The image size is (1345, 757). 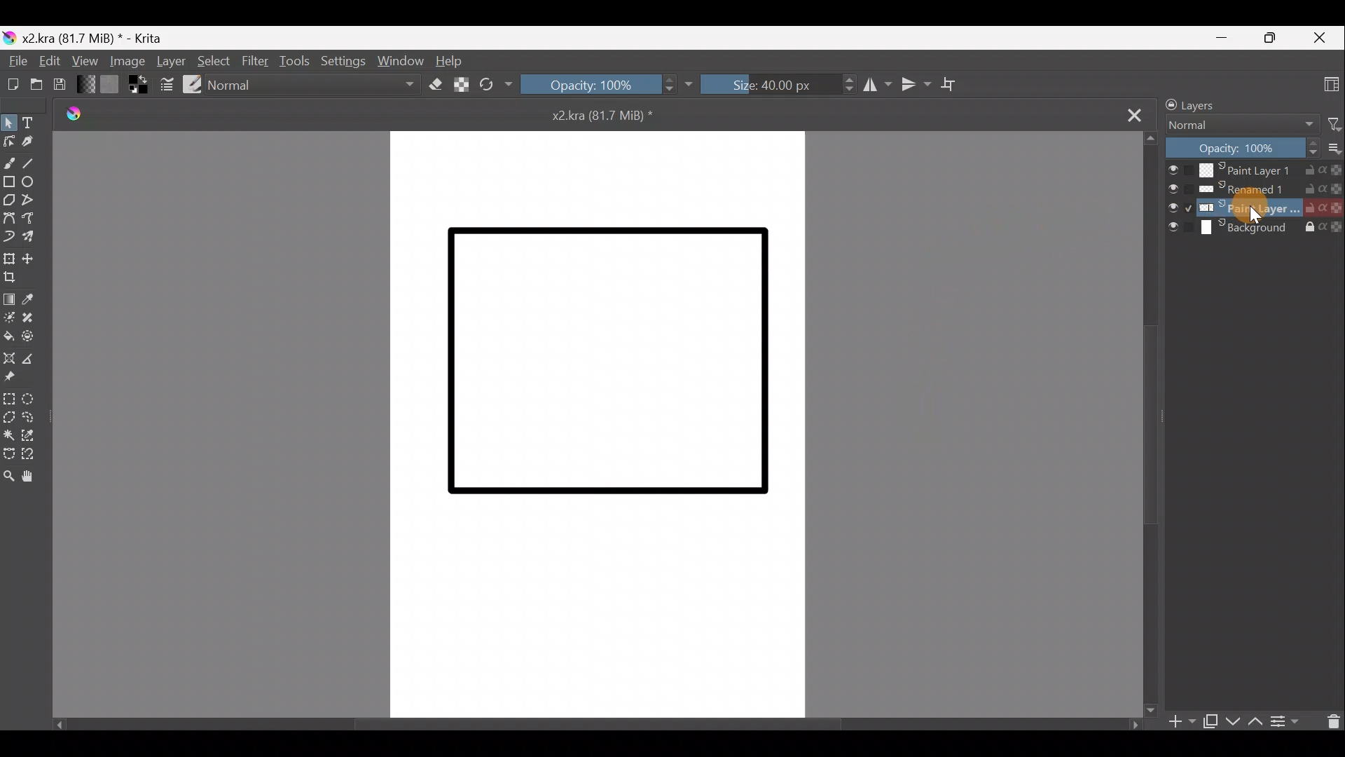 What do you see at coordinates (1334, 149) in the screenshot?
I see `More` at bounding box center [1334, 149].